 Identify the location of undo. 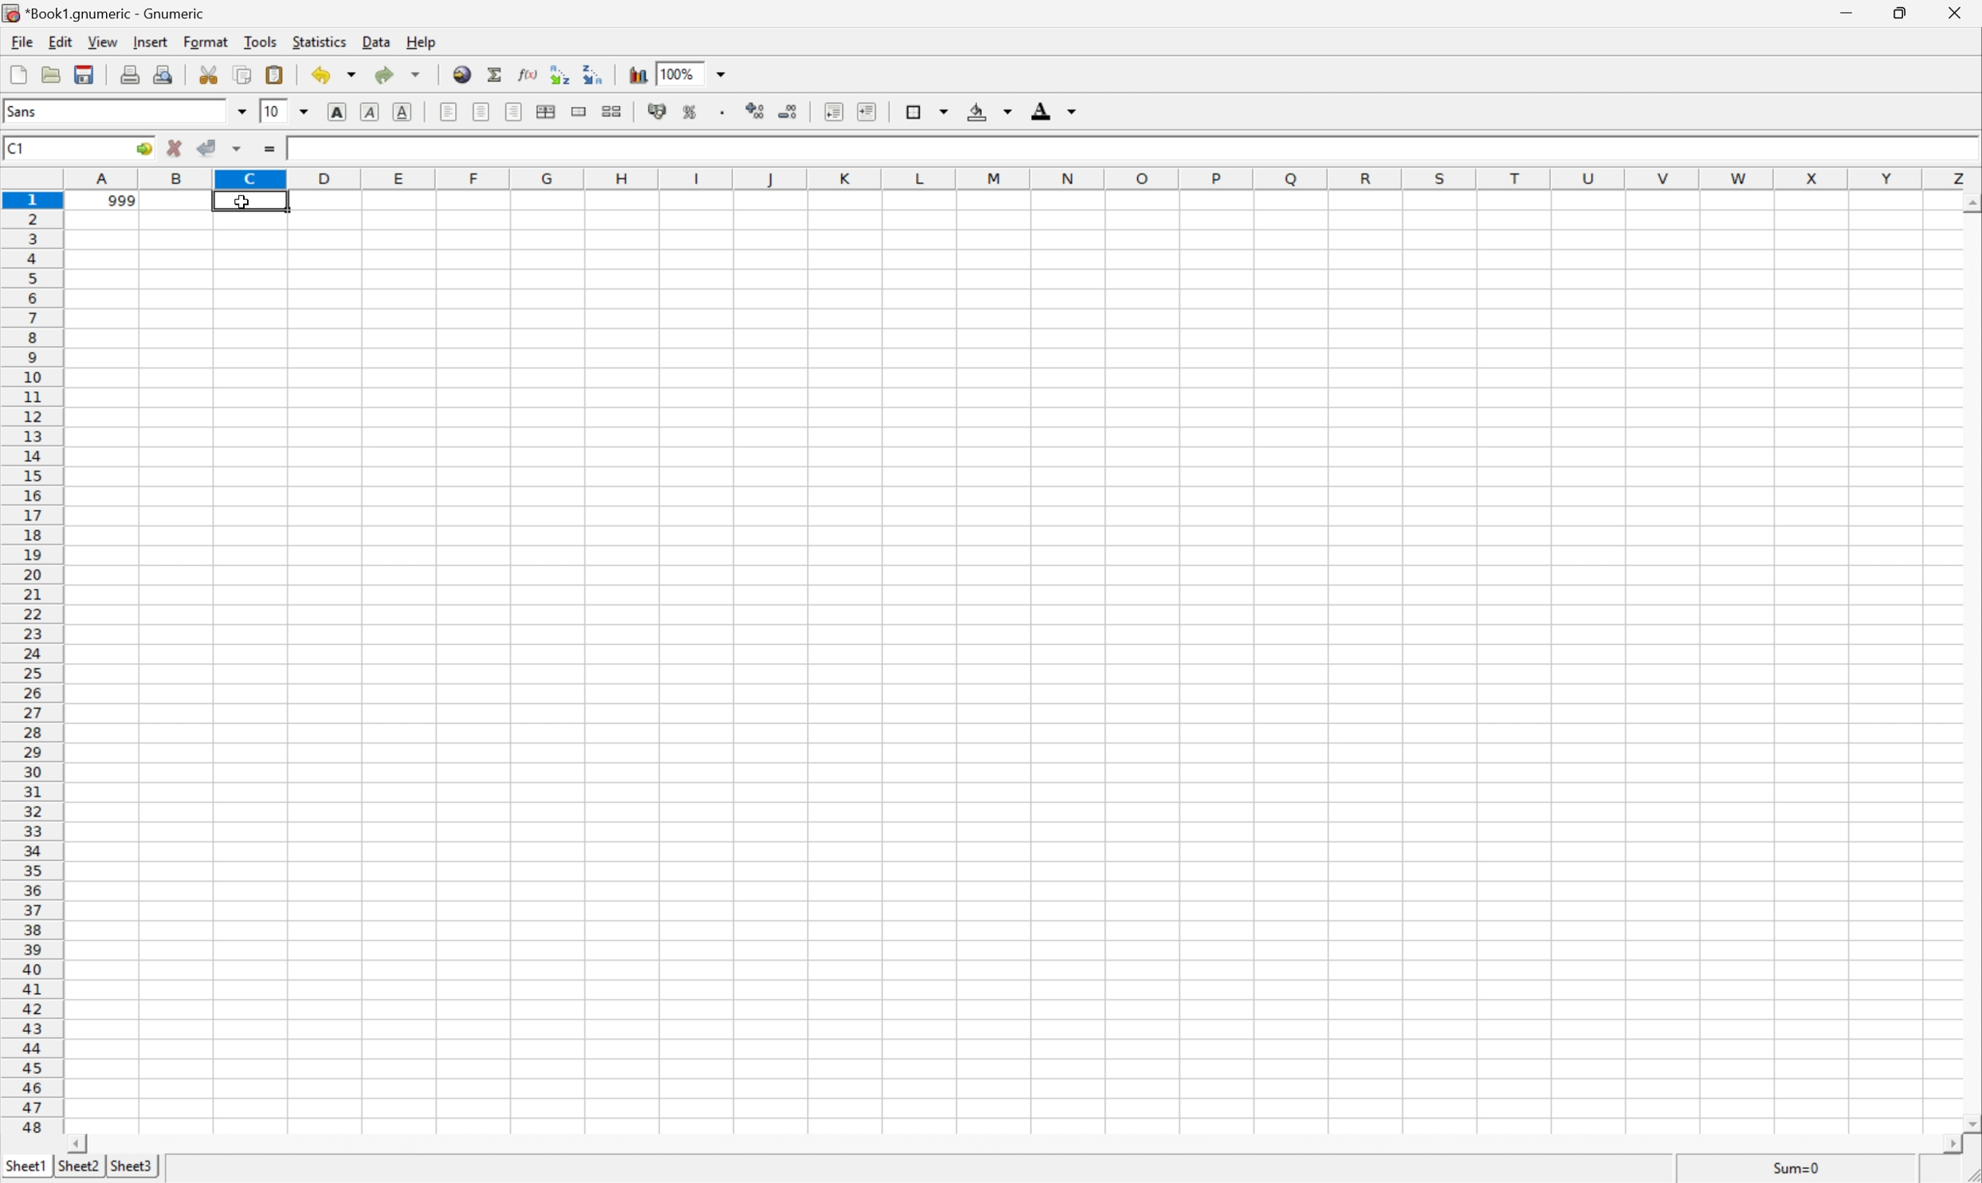
(337, 75).